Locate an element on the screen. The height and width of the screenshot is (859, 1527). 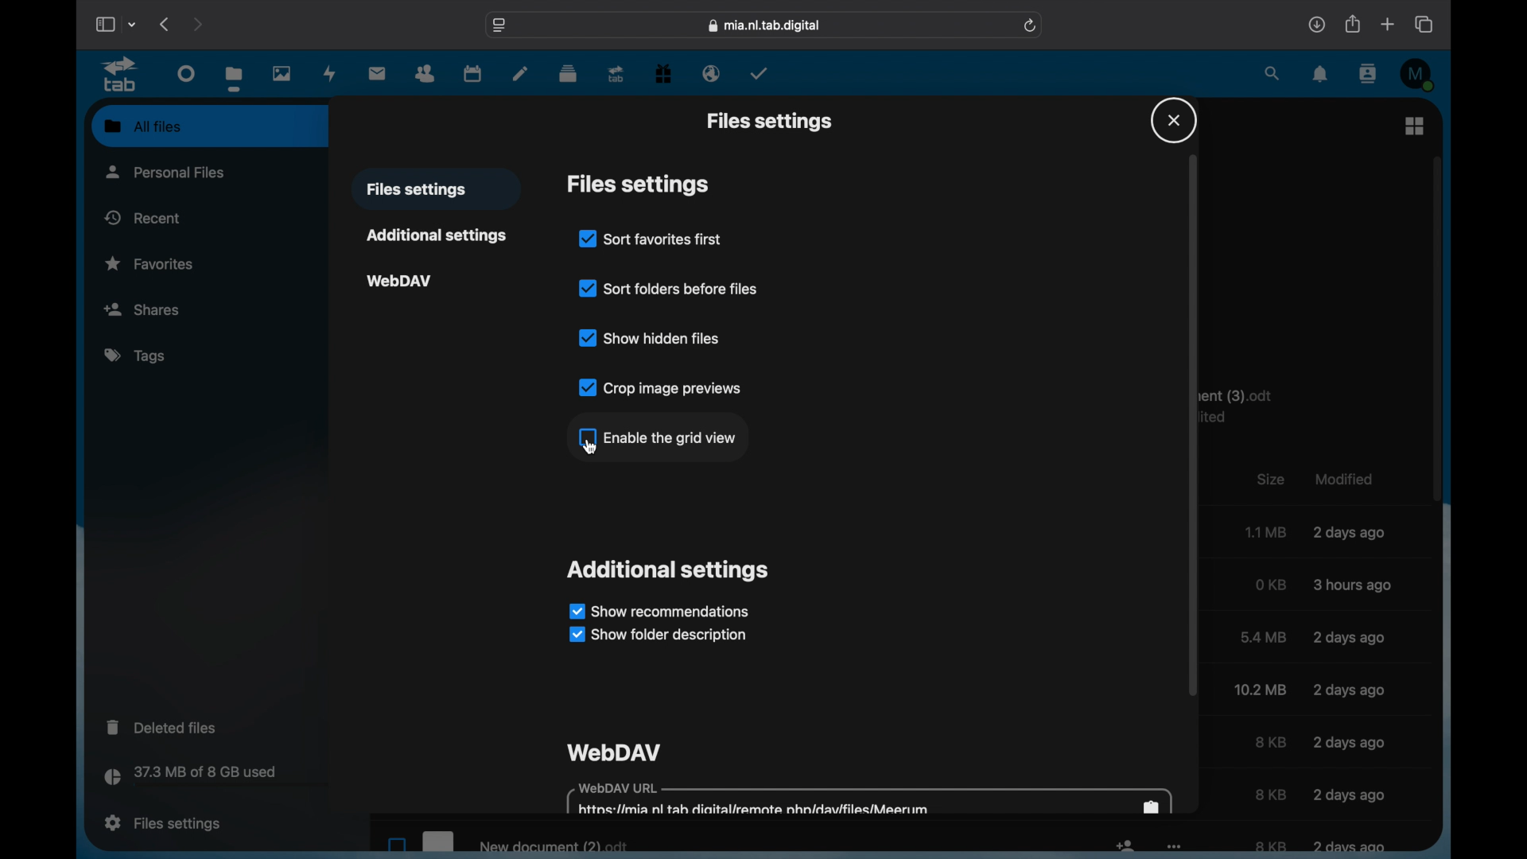
share is located at coordinates (1351, 24).